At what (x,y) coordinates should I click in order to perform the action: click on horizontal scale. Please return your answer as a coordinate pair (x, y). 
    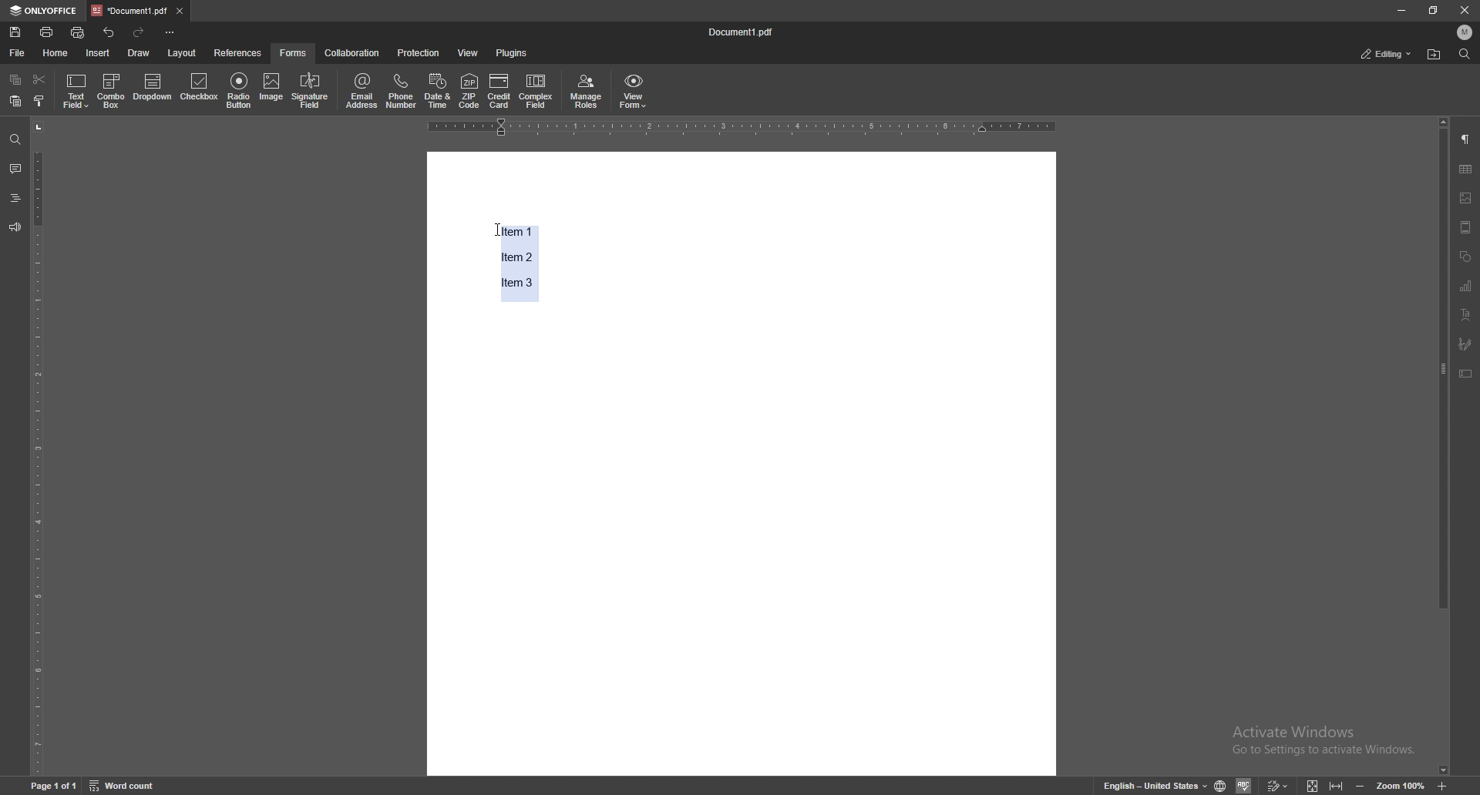
    Looking at the image, I should click on (741, 128).